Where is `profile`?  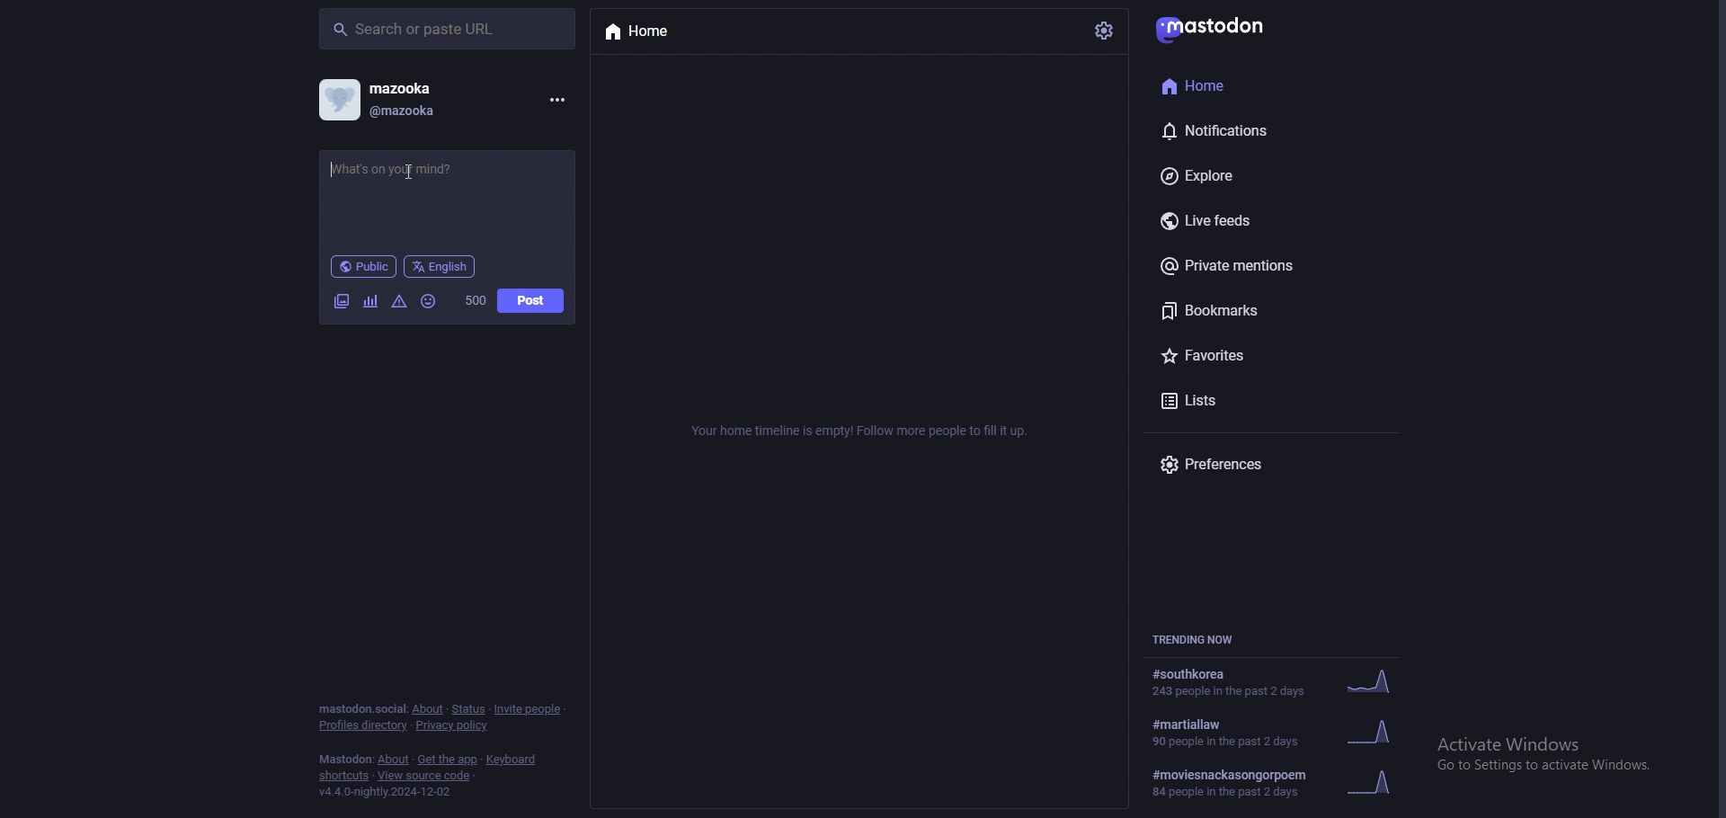
profile is located at coordinates (339, 100).